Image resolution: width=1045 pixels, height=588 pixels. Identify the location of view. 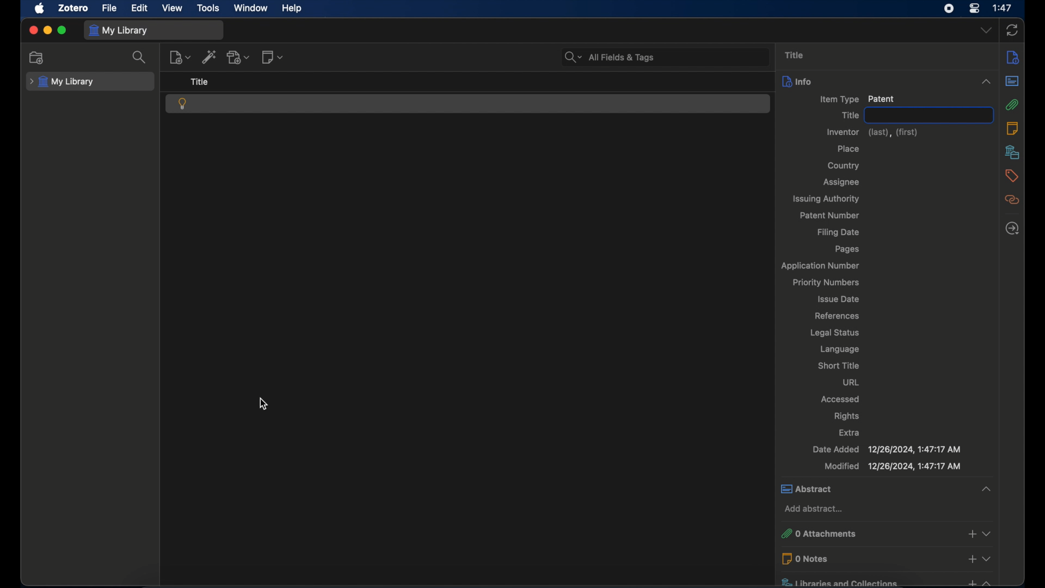
(173, 8).